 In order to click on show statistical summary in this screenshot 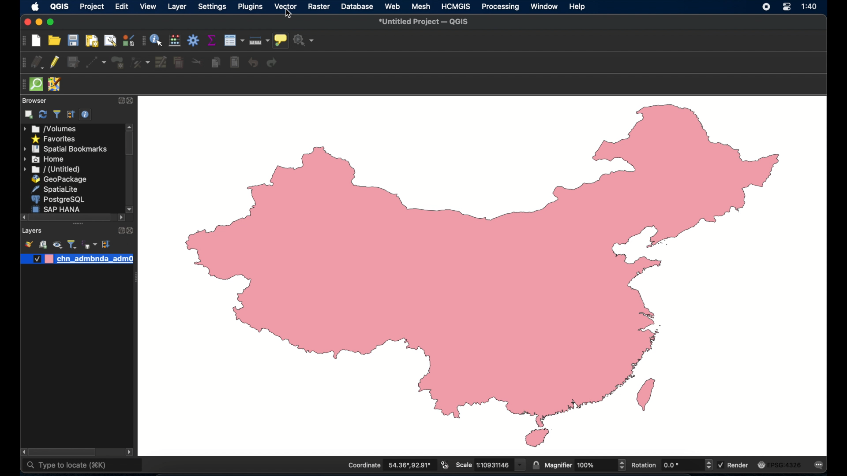, I will do `click(210, 40)`.